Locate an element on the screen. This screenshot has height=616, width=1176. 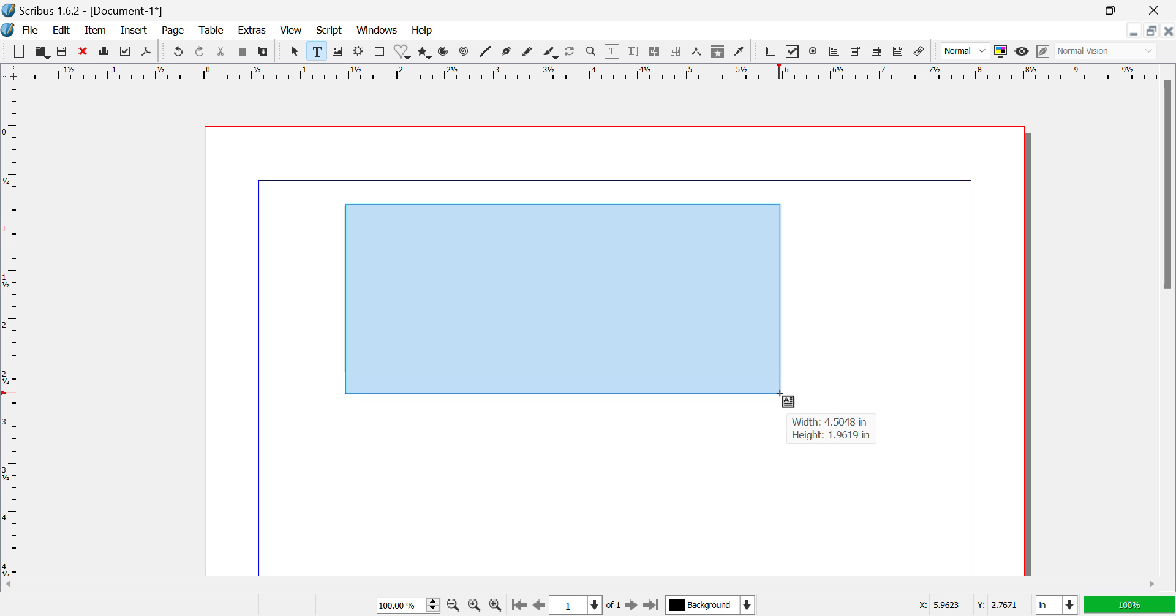
Cursor is located at coordinates (786, 401).